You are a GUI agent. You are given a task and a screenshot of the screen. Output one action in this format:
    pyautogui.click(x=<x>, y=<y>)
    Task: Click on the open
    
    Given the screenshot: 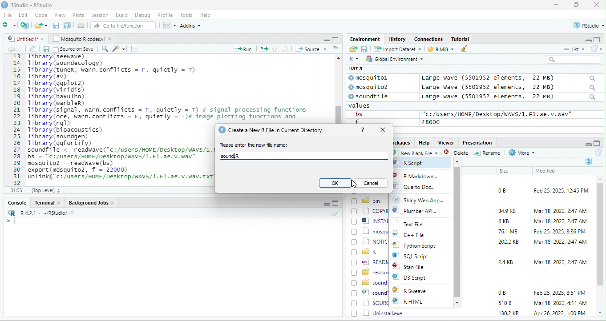 What is the action you would take?
    pyautogui.click(x=264, y=48)
    